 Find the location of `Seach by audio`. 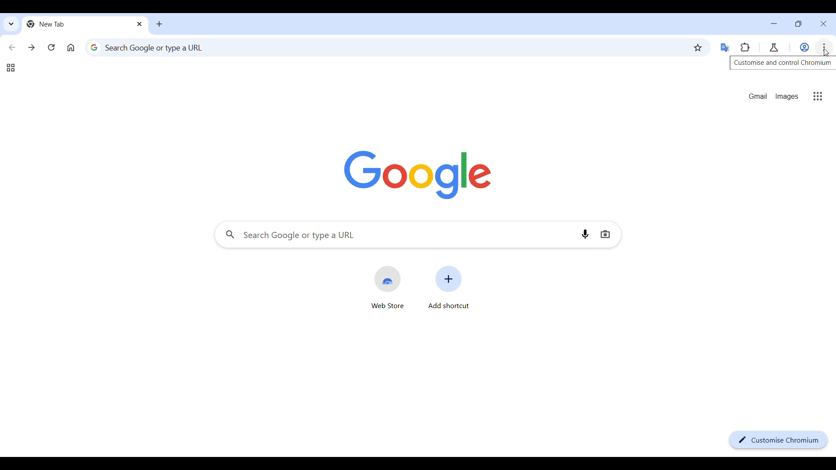

Seach by audio is located at coordinates (585, 234).